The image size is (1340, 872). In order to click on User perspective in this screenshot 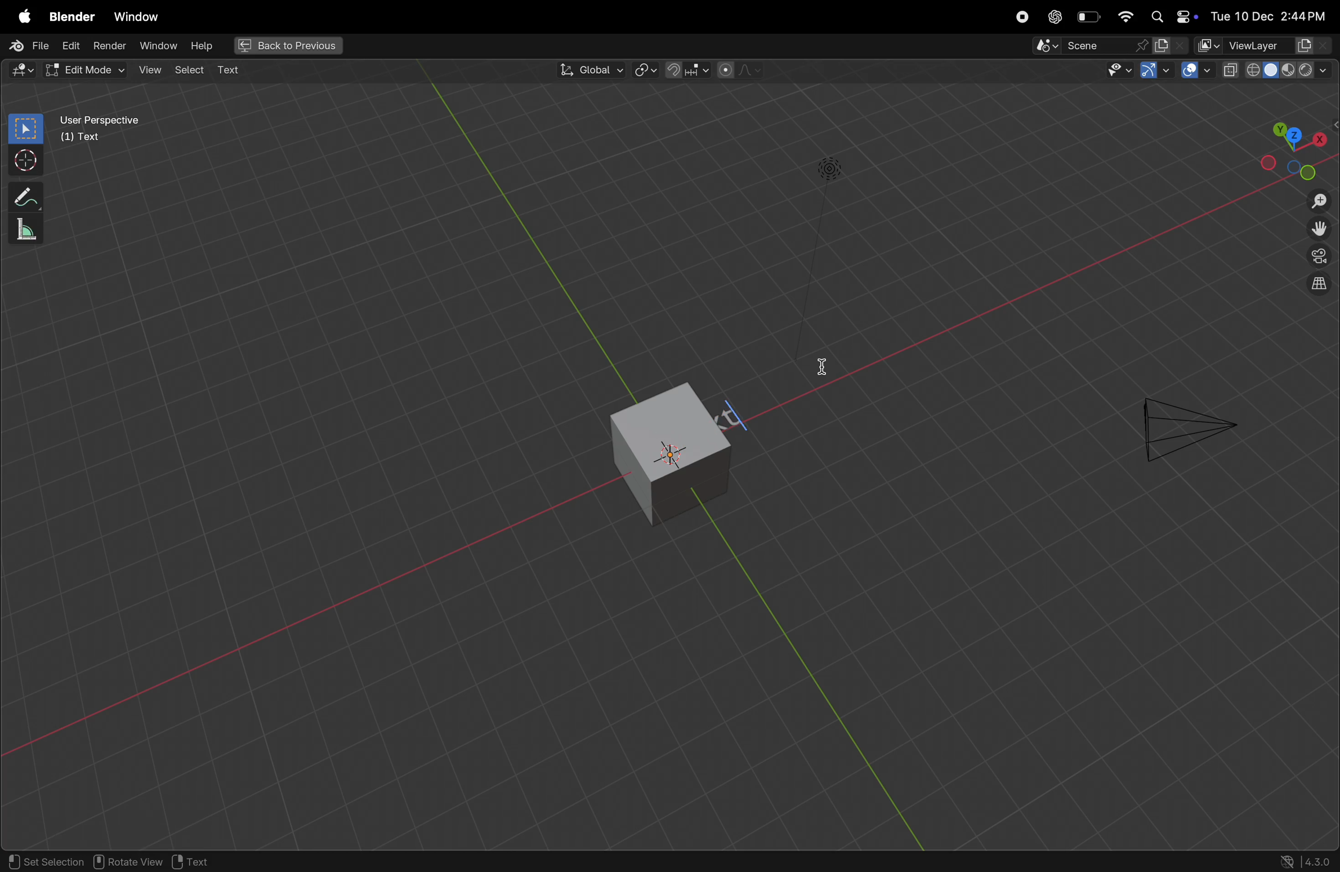, I will do `click(125, 134)`.